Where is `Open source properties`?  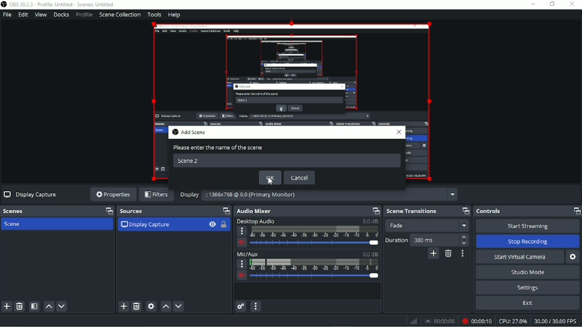 Open source properties is located at coordinates (151, 306).